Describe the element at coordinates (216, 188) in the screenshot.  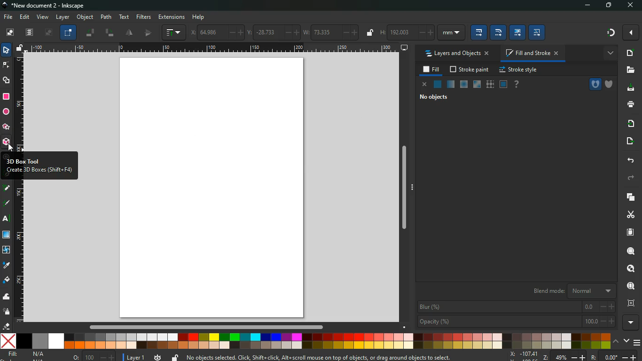
I see `image` at that location.